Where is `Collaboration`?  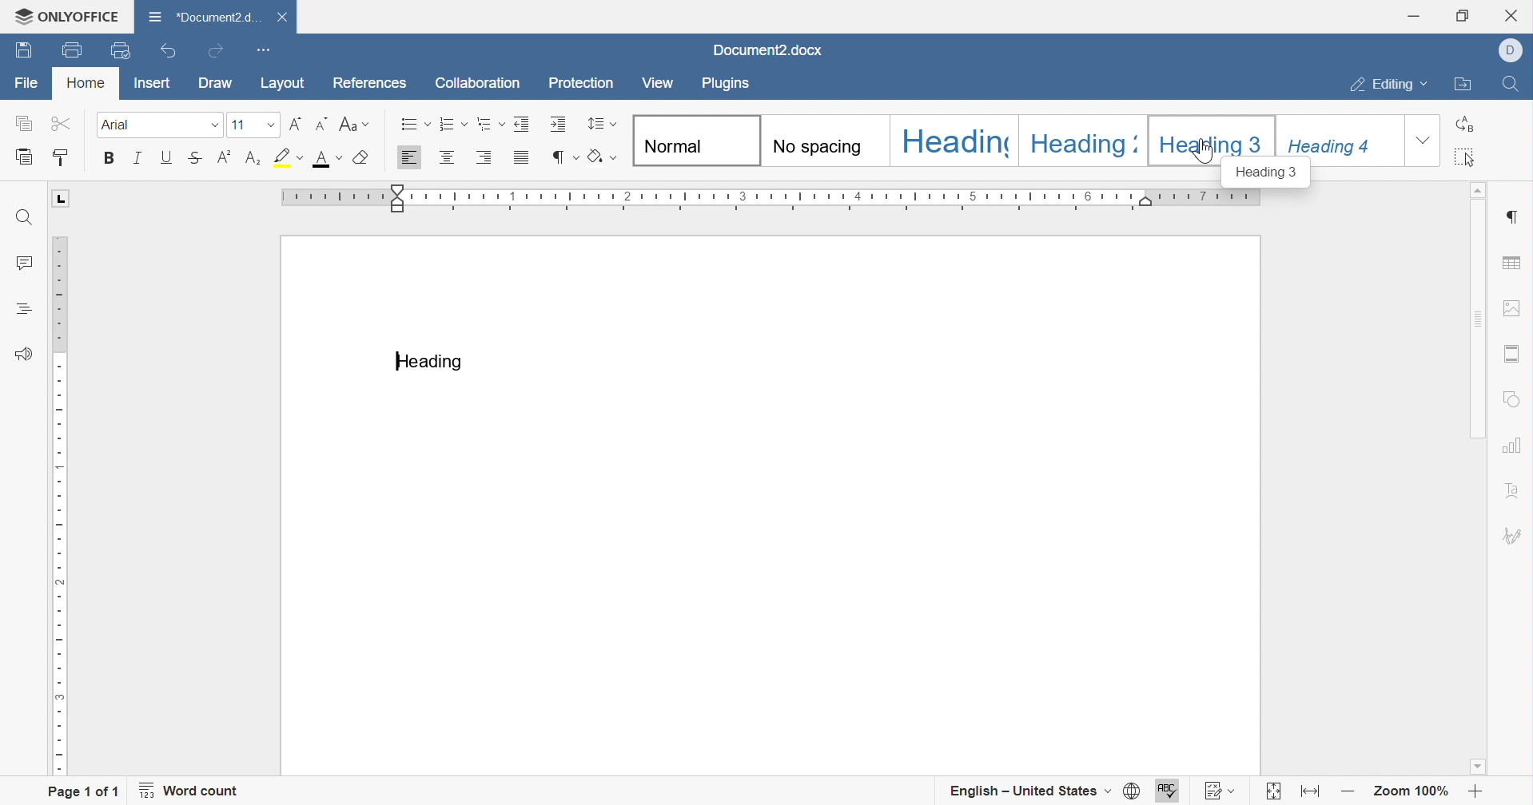
Collaboration is located at coordinates (480, 85).